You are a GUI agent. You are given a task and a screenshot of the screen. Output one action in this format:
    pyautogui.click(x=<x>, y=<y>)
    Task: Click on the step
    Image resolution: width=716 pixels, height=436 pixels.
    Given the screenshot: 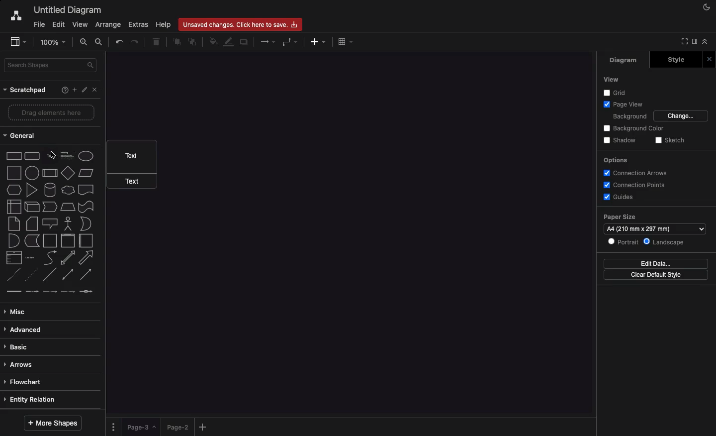 What is the action you would take?
    pyautogui.click(x=50, y=207)
    